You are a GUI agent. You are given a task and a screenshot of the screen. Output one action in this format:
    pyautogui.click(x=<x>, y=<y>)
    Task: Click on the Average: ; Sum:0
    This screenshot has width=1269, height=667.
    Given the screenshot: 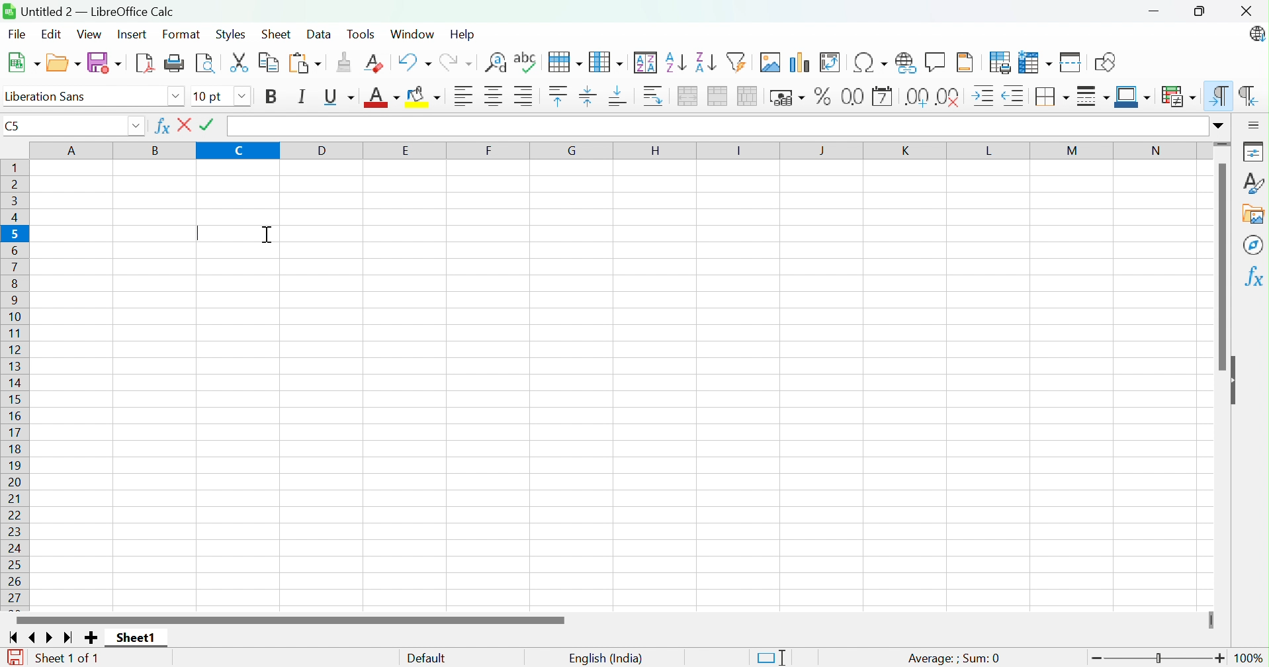 What is the action you would take?
    pyautogui.click(x=953, y=658)
    